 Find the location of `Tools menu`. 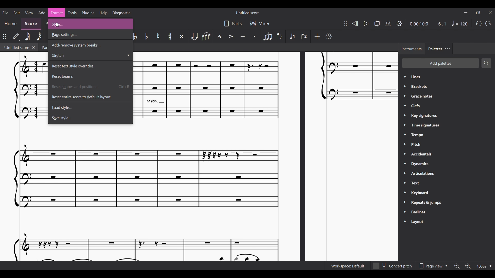

Tools menu is located at coordinates (72, 13).